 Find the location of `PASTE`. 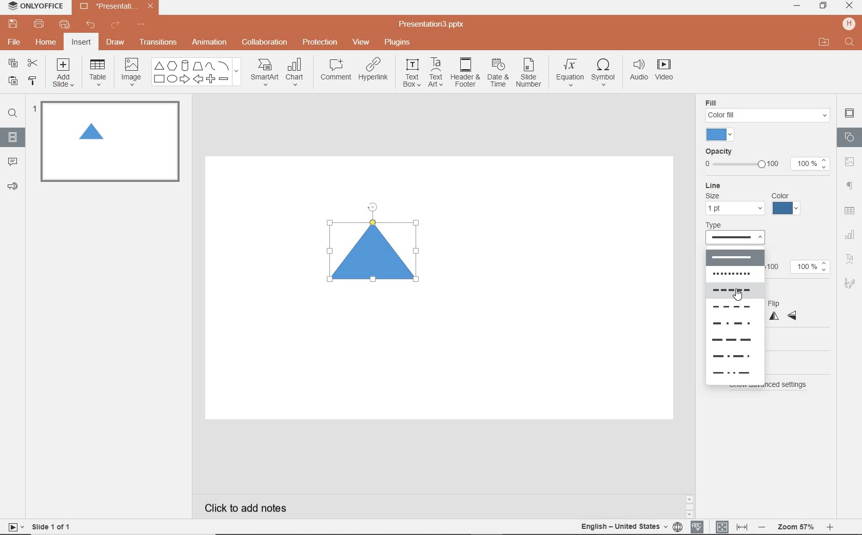

PASTE is located at coordinates (10, 81).